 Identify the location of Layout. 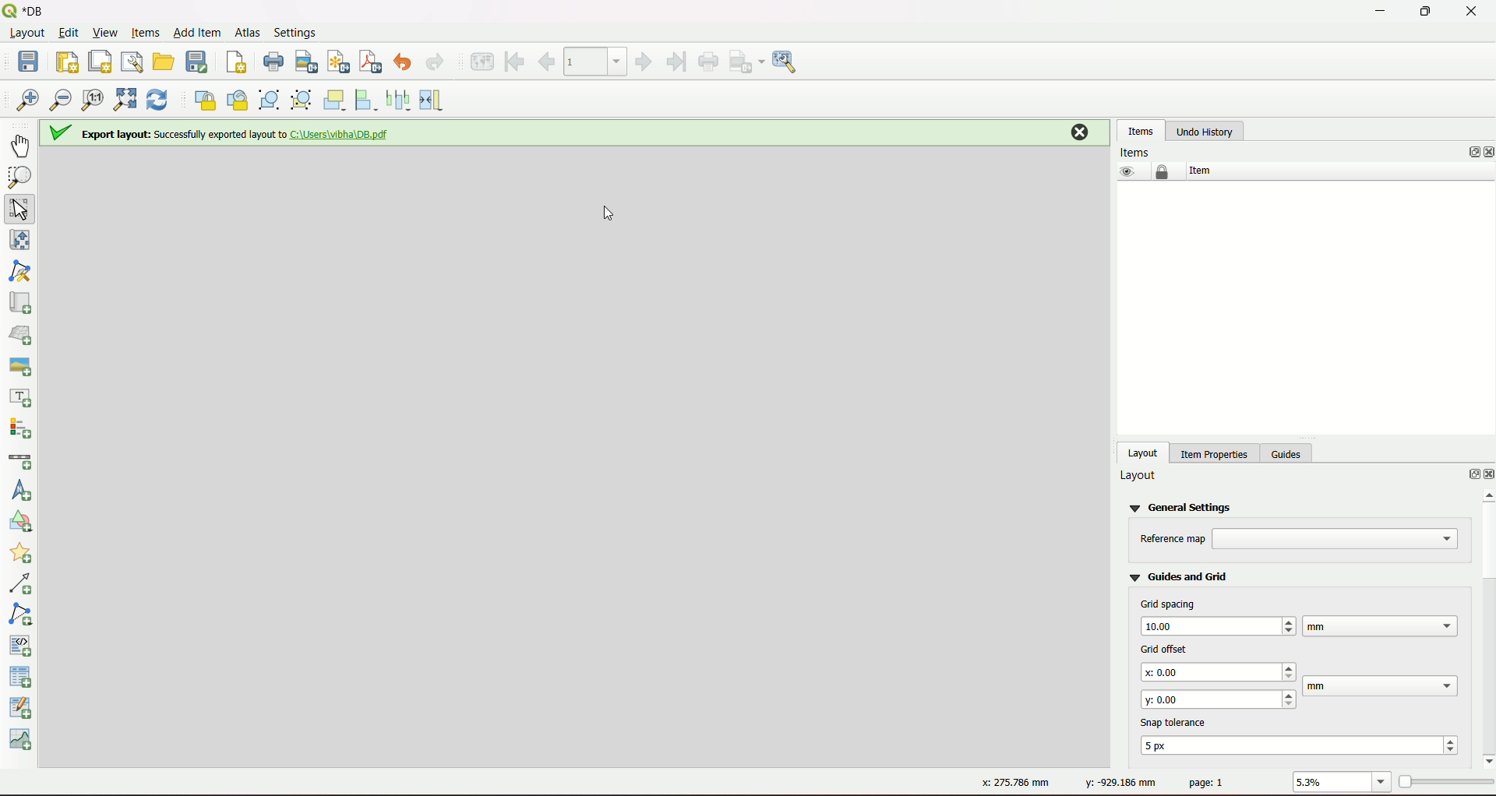
(26, 35).